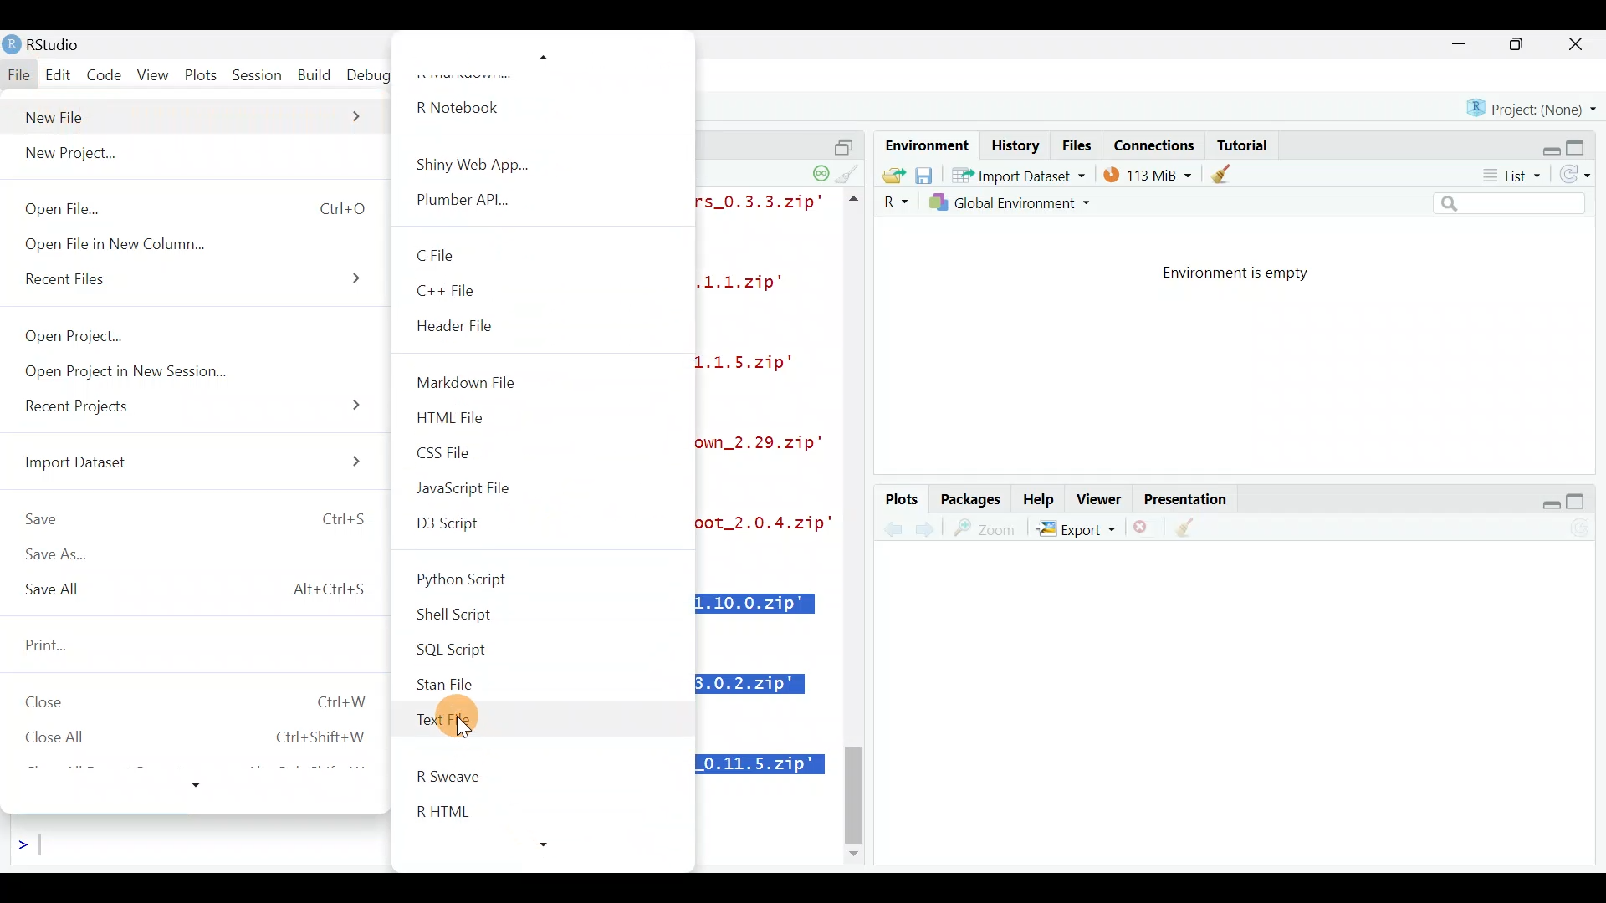 The height and width of the screenshot is (903, 1606). What do you see at coordinates (1510, 176) in the screenshot?
I see `List` at bounding box center [1510, 176].